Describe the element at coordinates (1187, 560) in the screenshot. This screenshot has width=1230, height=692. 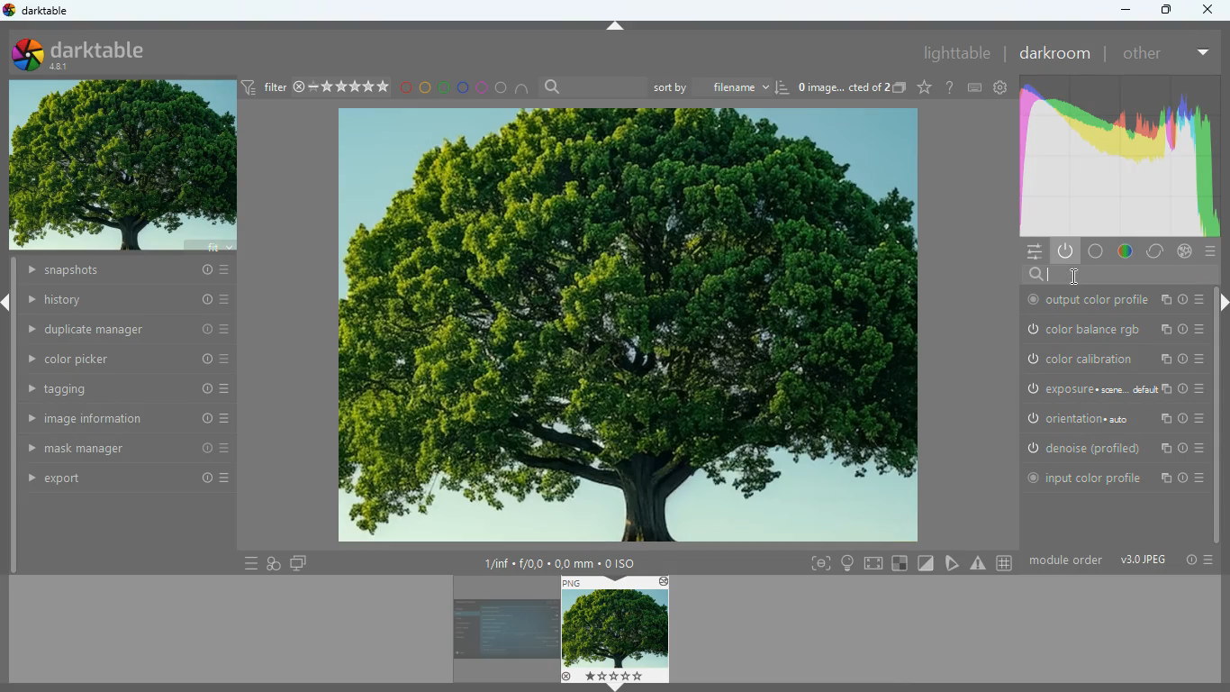
I see `info` at that location.